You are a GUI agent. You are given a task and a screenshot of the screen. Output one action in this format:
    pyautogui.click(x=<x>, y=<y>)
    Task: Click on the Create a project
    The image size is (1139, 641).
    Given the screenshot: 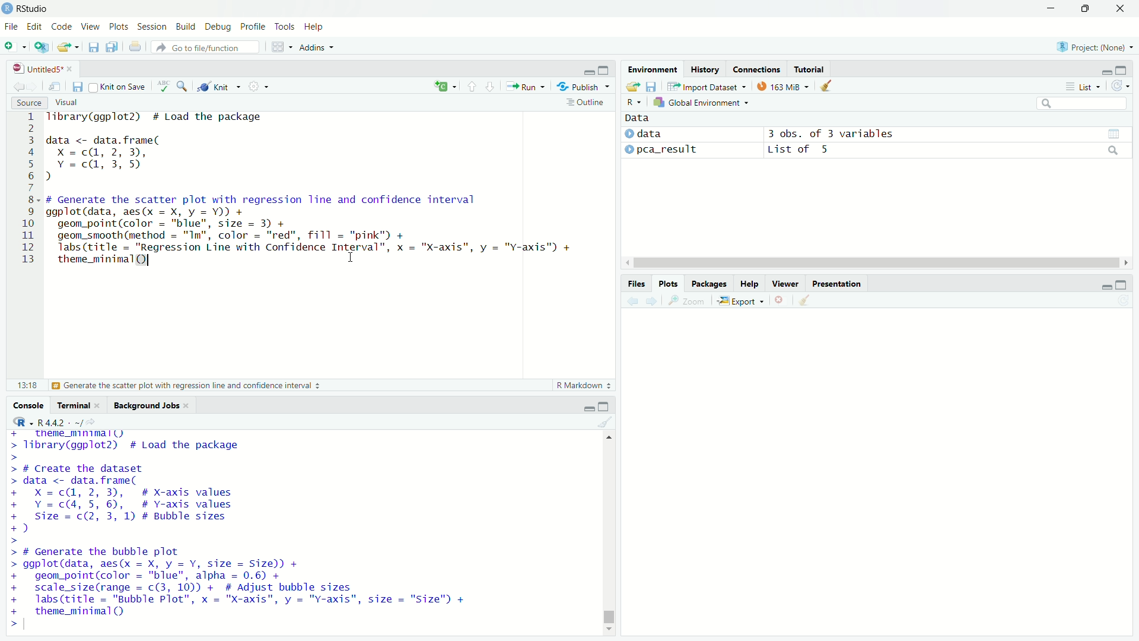 What is the action you would take?
    pyautogui.click(x=40, y=47)
    